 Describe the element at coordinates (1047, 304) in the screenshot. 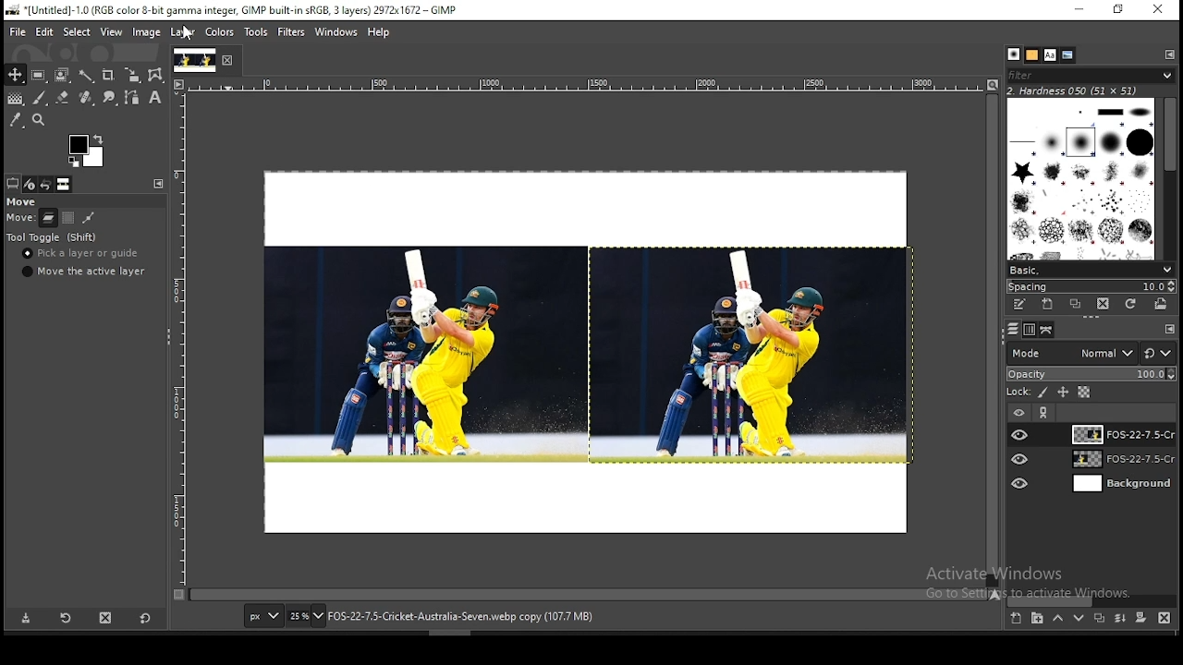

I see `create a new brush` at that location.